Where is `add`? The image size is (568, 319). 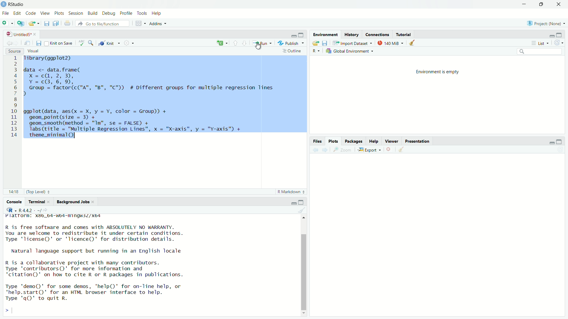 add is located at coordinates (222, 43).